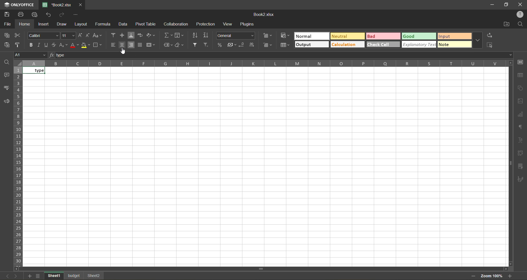  I want to click on increment size, so click(80, 35).